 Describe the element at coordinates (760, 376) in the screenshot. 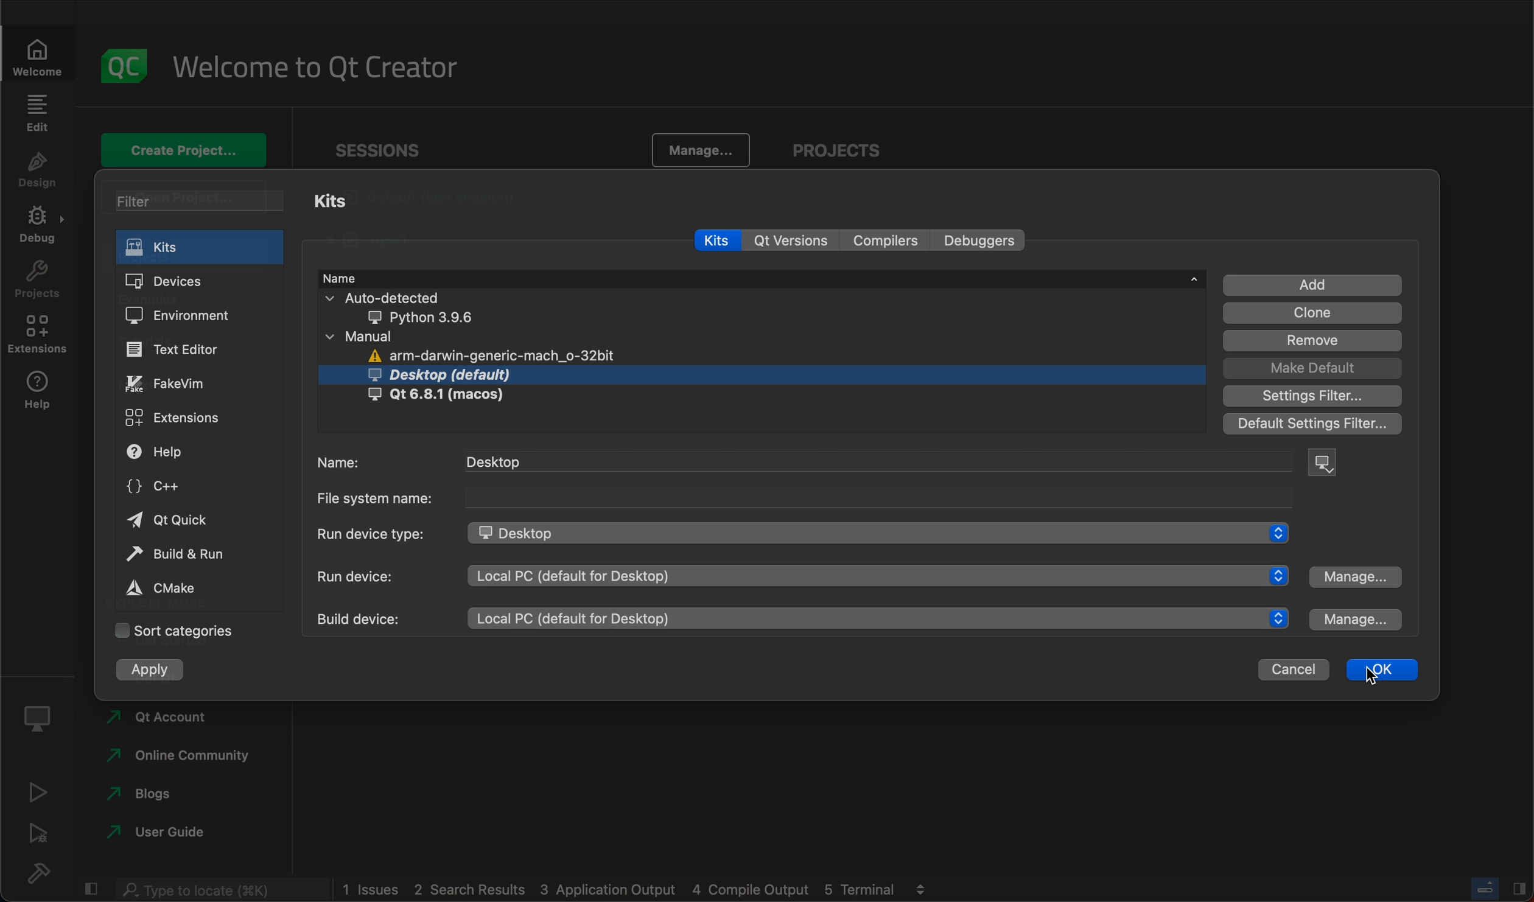

I see `desktop (default)` at that location.